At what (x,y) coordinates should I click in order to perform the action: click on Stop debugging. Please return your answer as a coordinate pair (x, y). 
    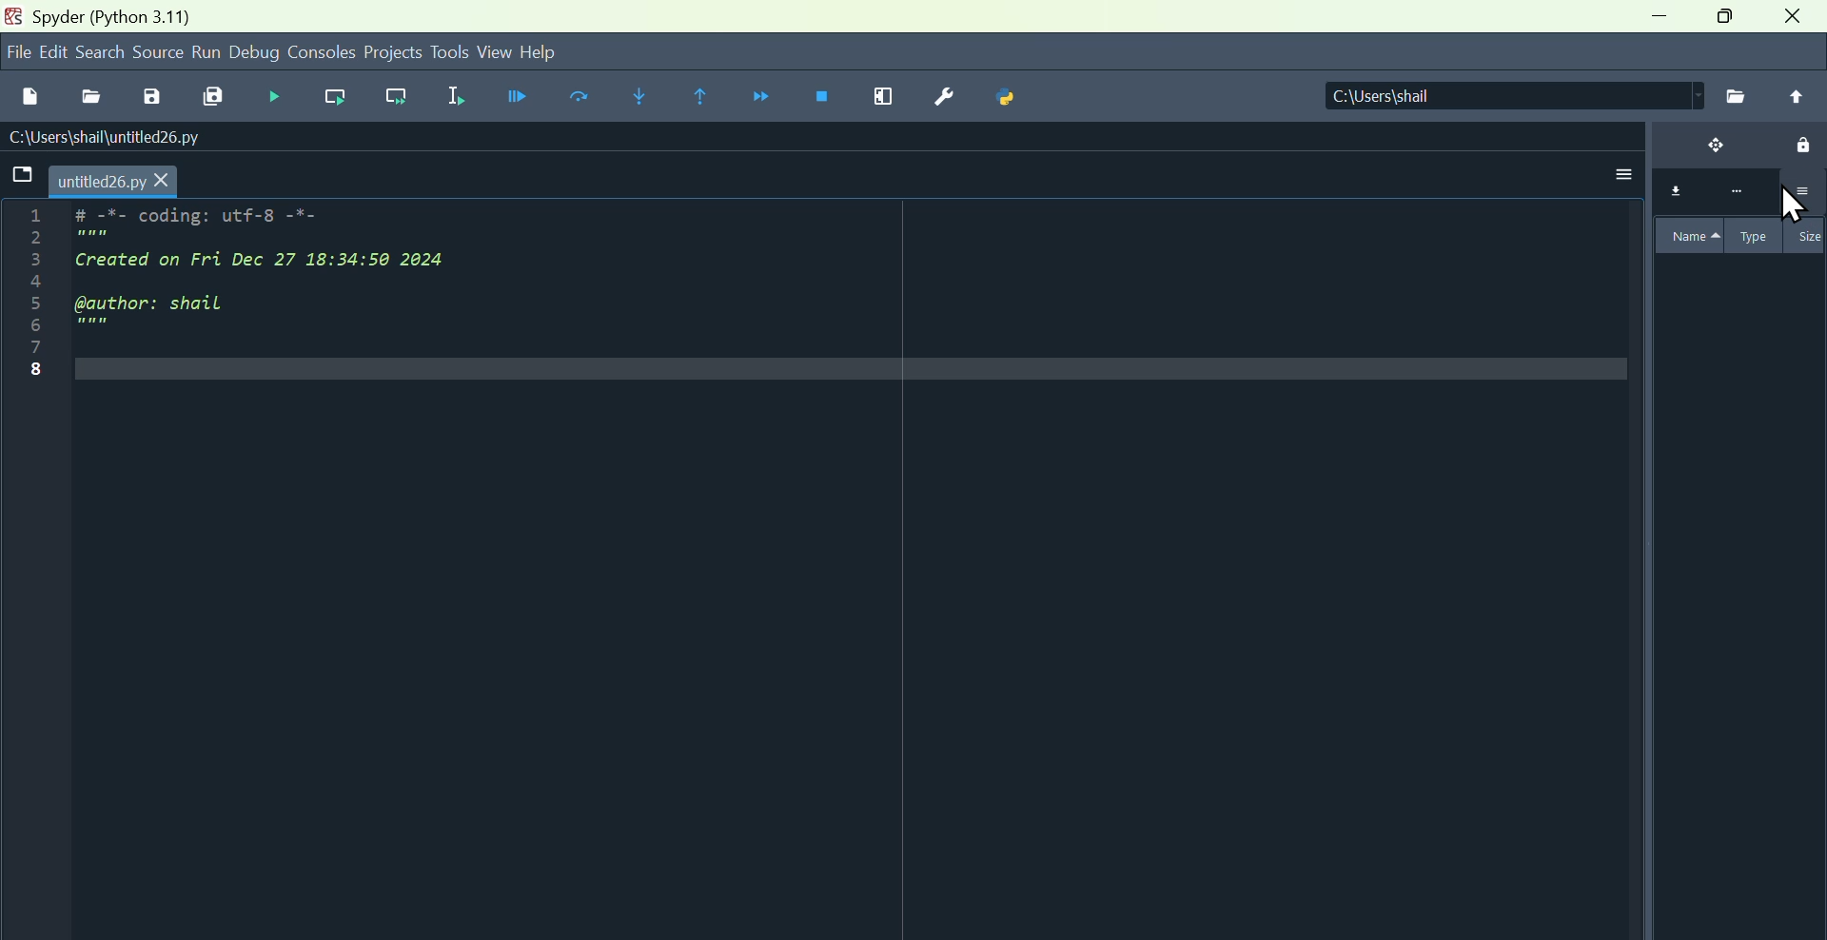
    Looking at the image, I should click on (826, 99).